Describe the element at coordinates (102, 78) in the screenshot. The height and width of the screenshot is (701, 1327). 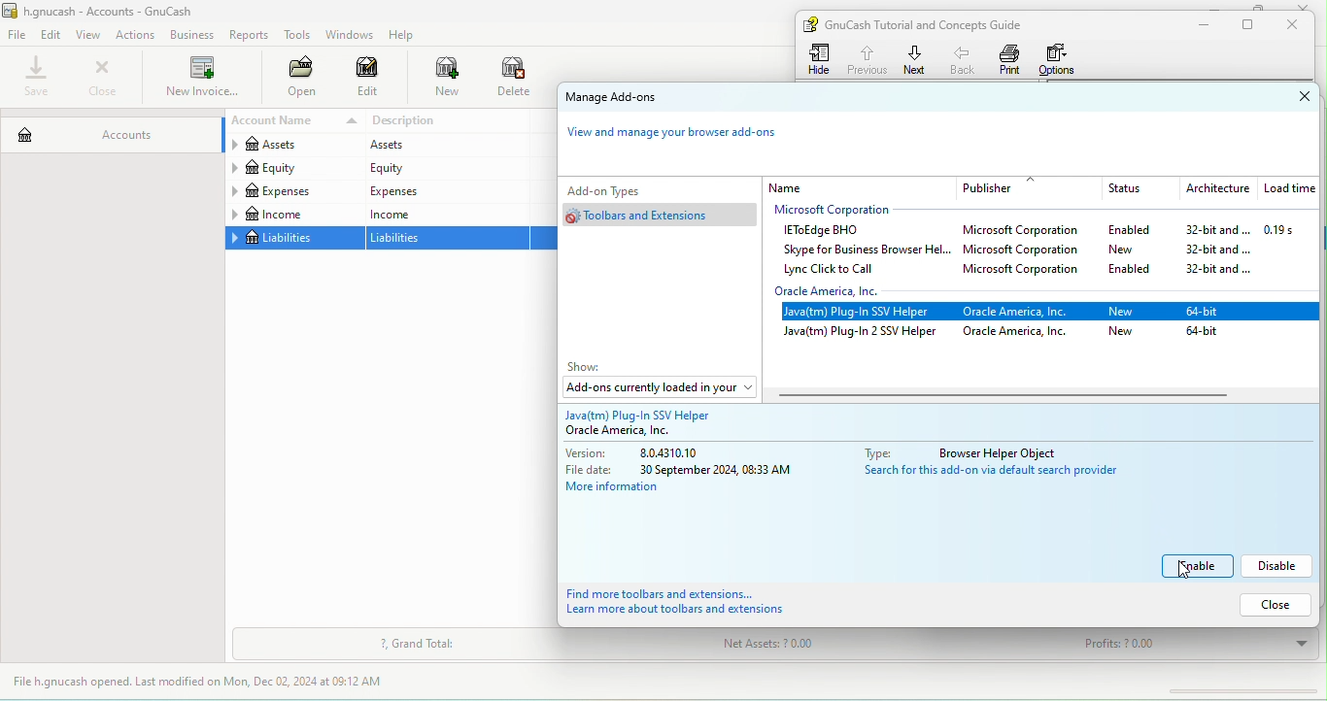
I see `close` at that location.